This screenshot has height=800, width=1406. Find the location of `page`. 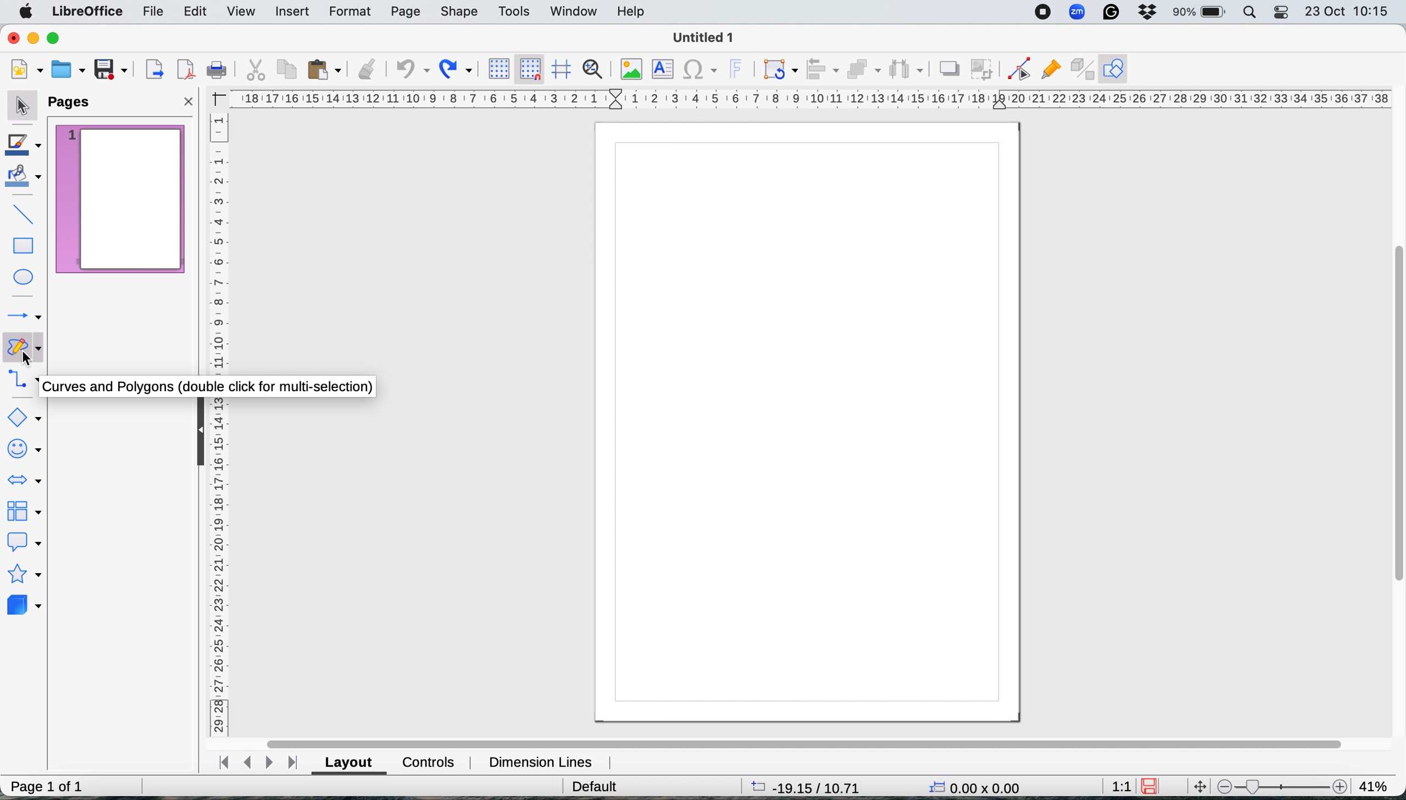

page is located at coordinates (407, 12).